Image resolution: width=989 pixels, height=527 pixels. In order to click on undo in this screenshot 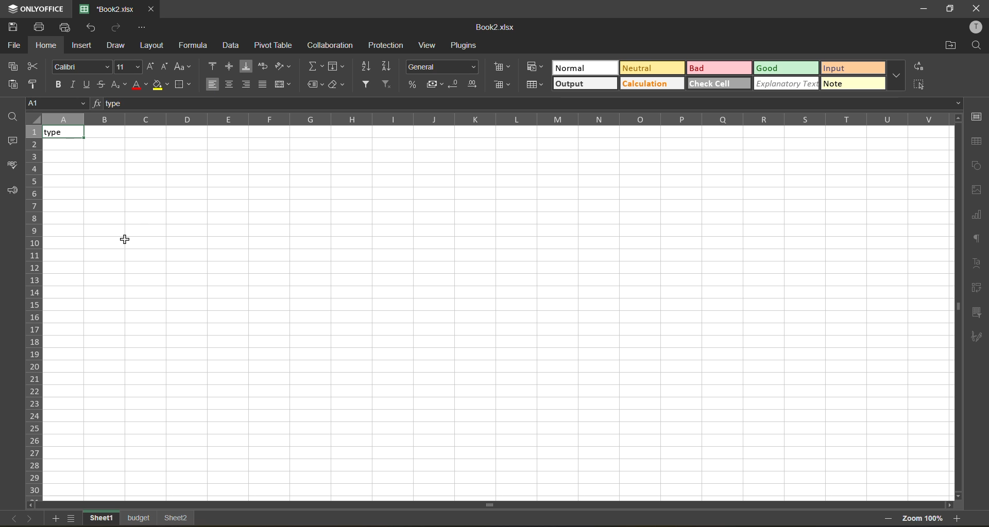, I will do `click(92, 27)`.